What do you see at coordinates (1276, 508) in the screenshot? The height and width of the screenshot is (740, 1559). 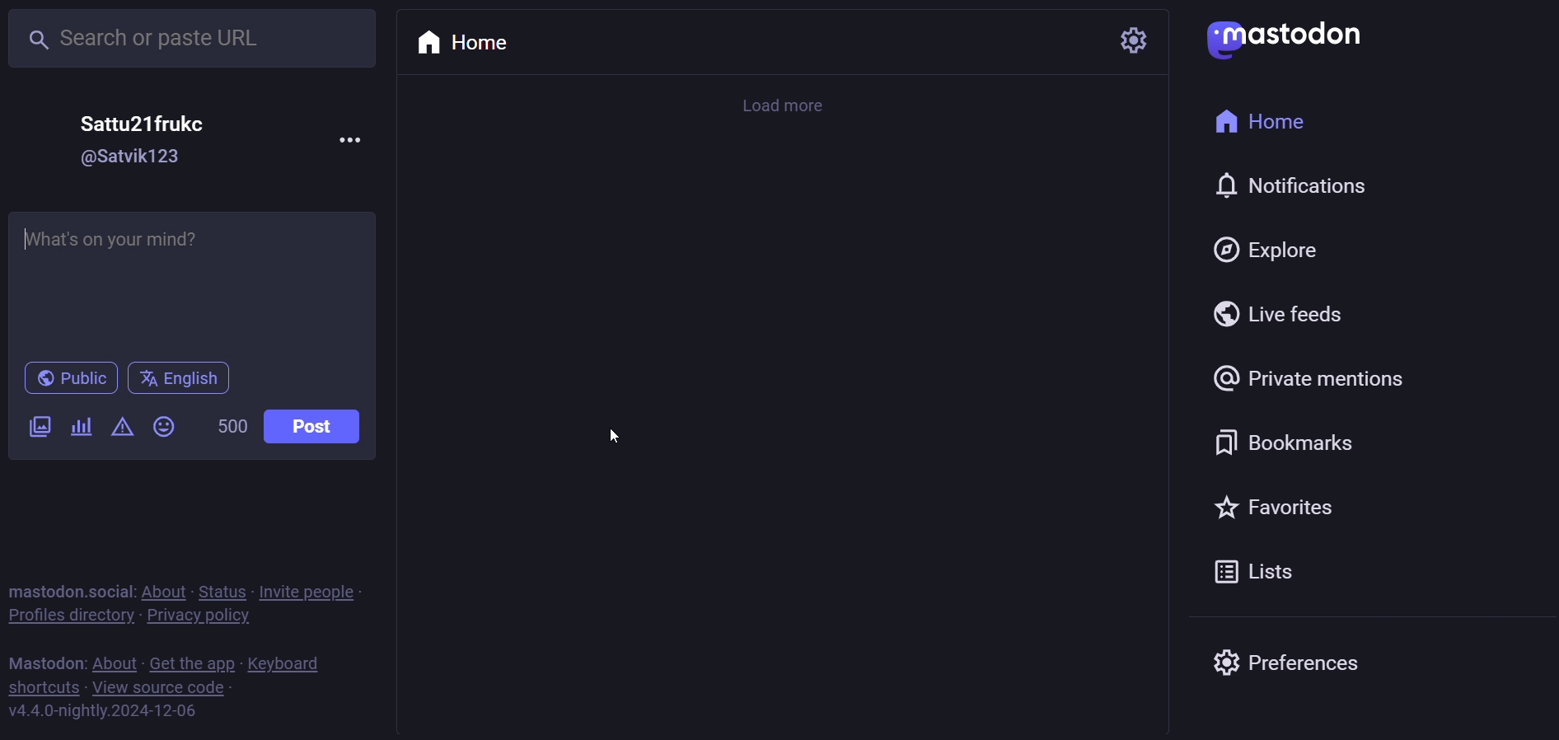 I see `favorite` at bounding box center [1276, 508].